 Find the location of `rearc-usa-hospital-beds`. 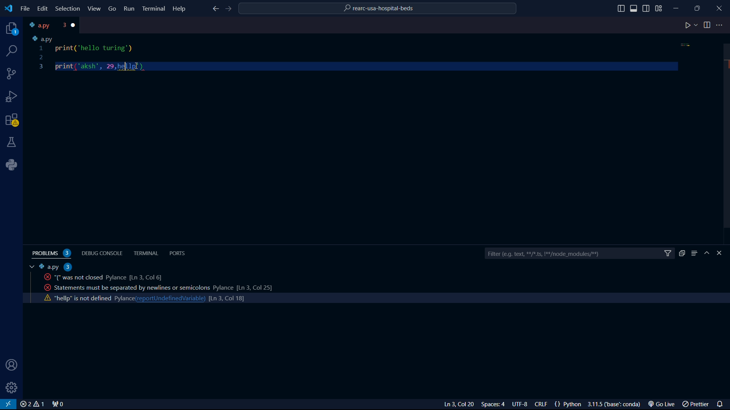

rearc-usa-hospital-beds is located at coordinates (378, 9).